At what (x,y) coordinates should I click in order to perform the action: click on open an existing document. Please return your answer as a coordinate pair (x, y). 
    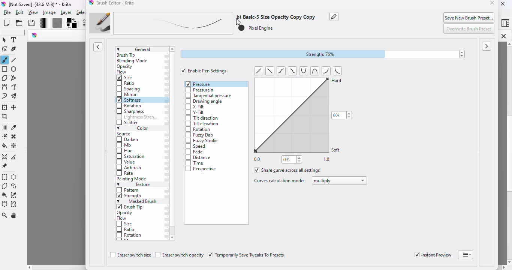
    Looking at the image, I should click on (19, 23).